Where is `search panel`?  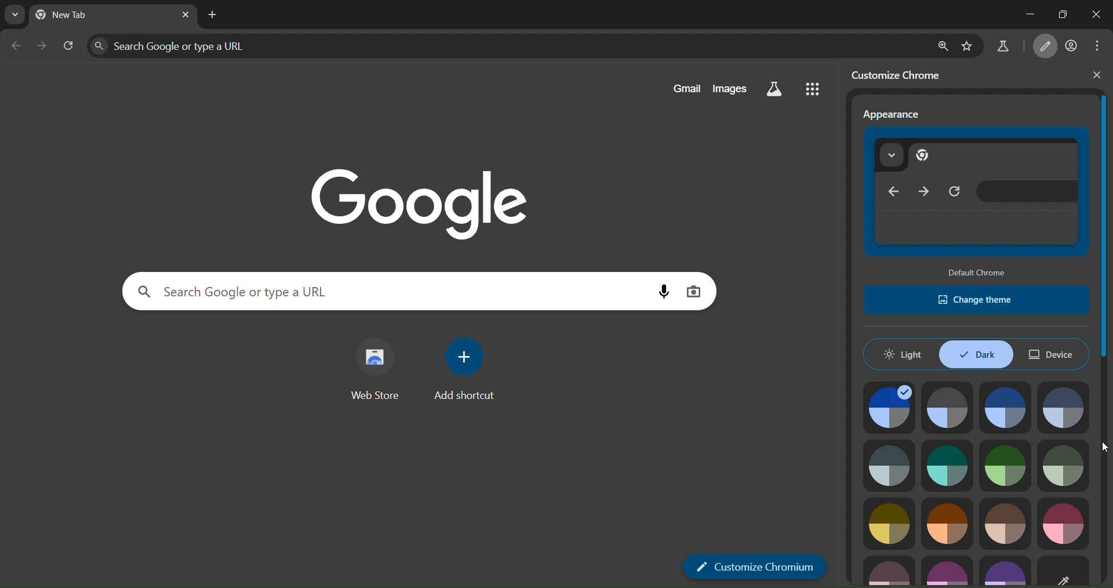 search panel is located at coordinates (505, 45).